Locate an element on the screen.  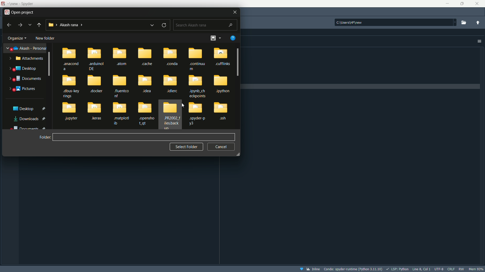
change view is located at coordinates (215, 38).